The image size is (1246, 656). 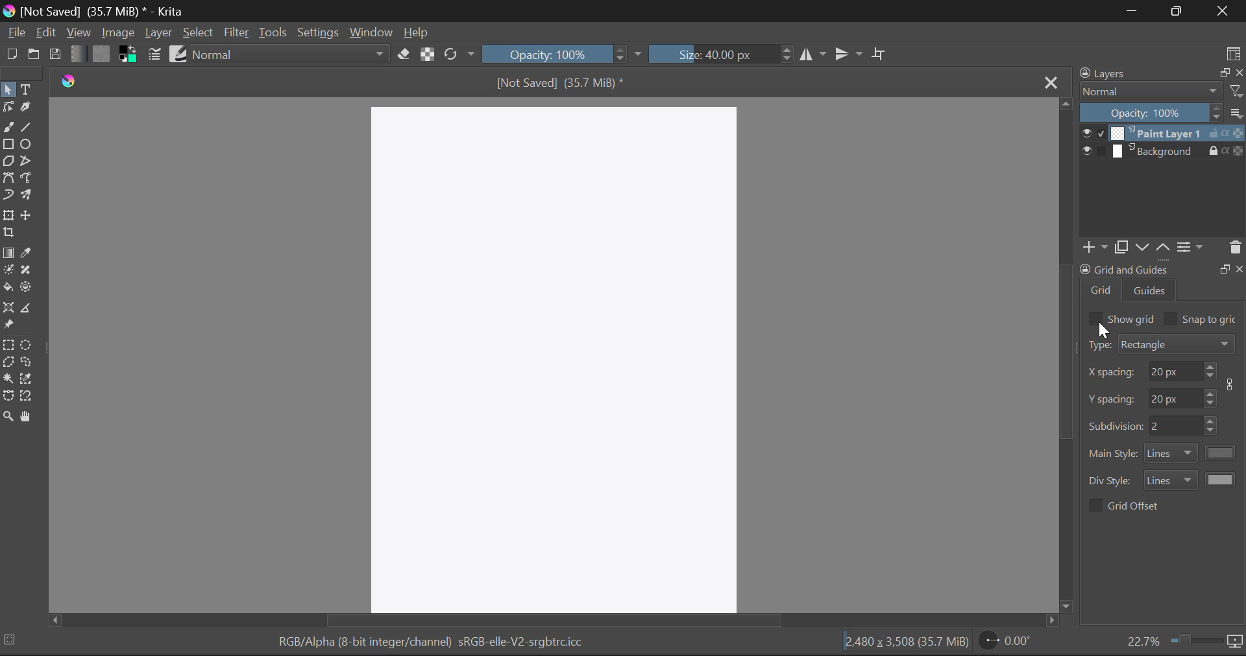 What do you see at coordinates (8, 379) in the screenshot?
I see `Continuous Selection` at bounding box center [8, 379].